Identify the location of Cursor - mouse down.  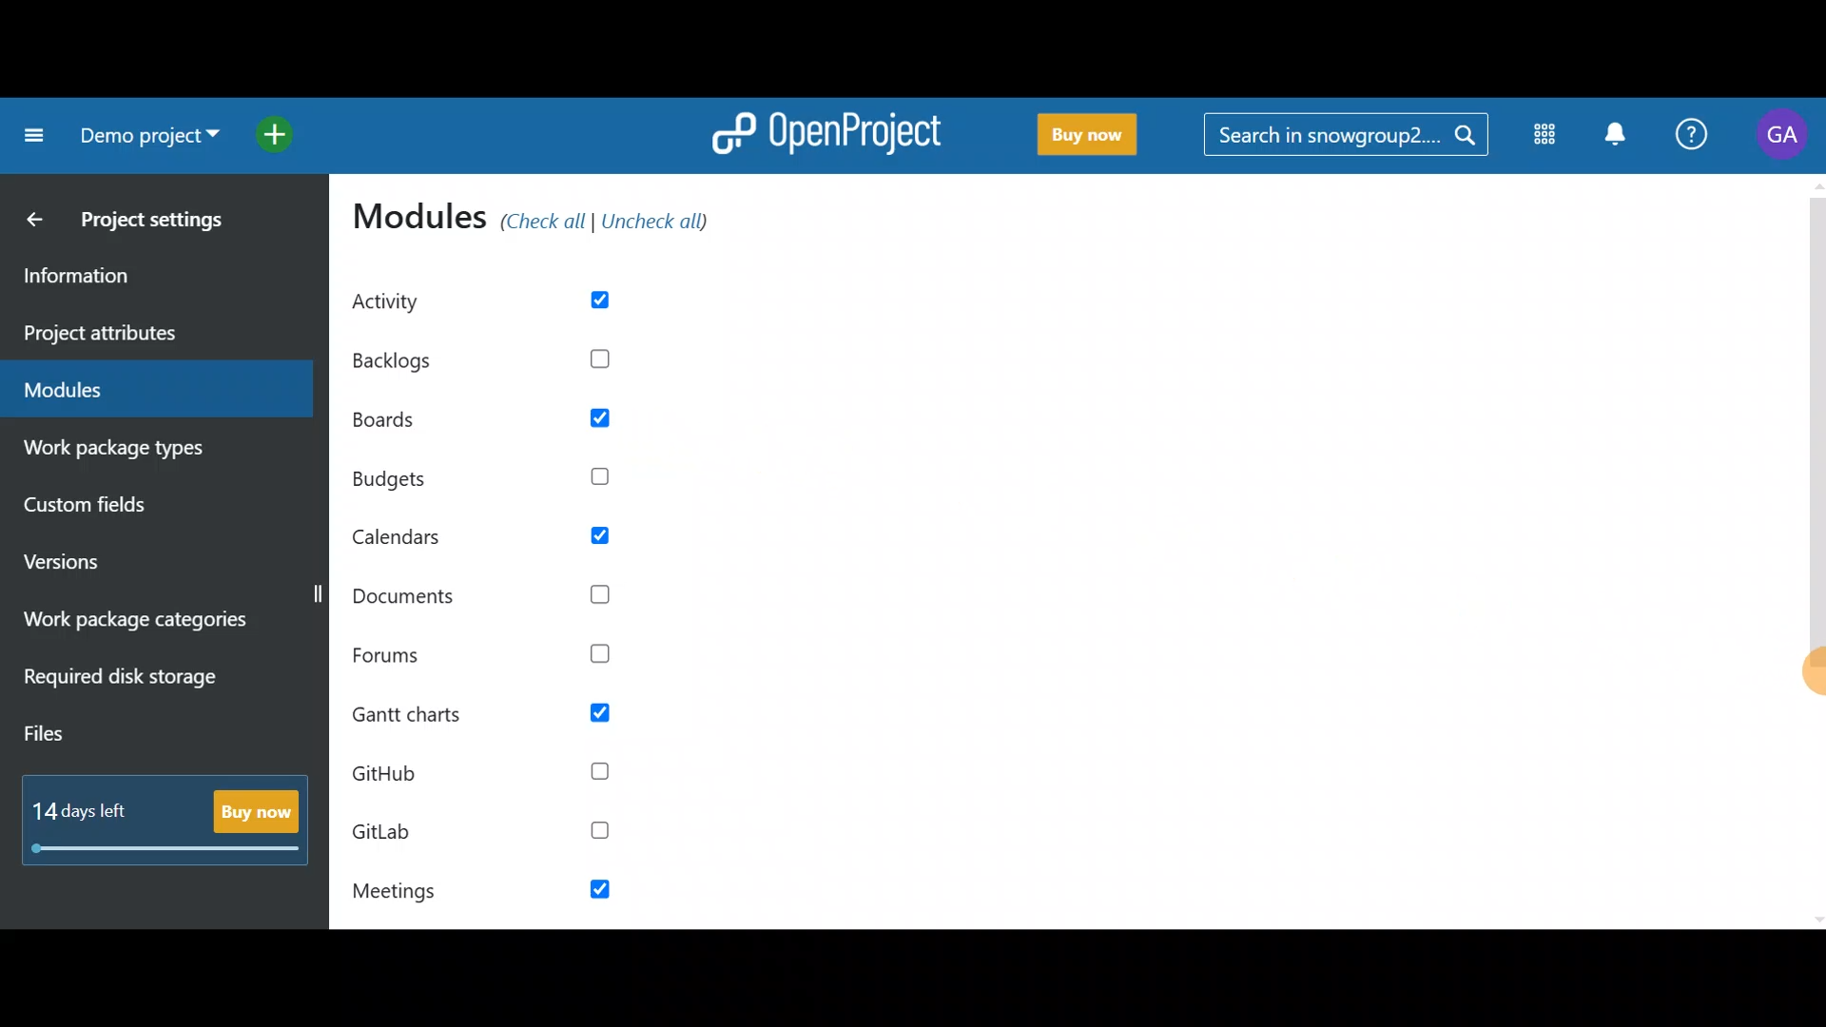
(1805, 687).